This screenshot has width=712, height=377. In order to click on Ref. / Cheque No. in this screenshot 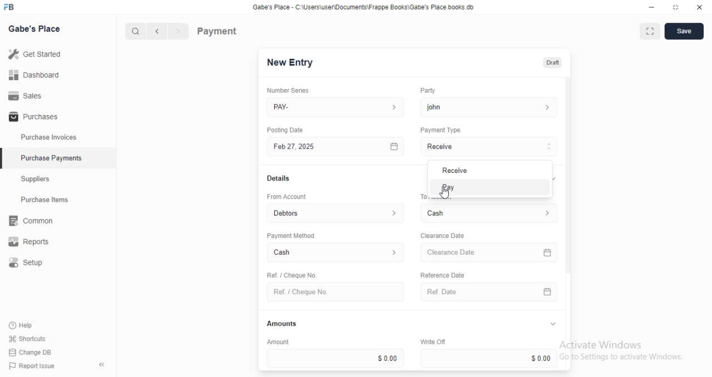, I will do `click(335, 292)`.